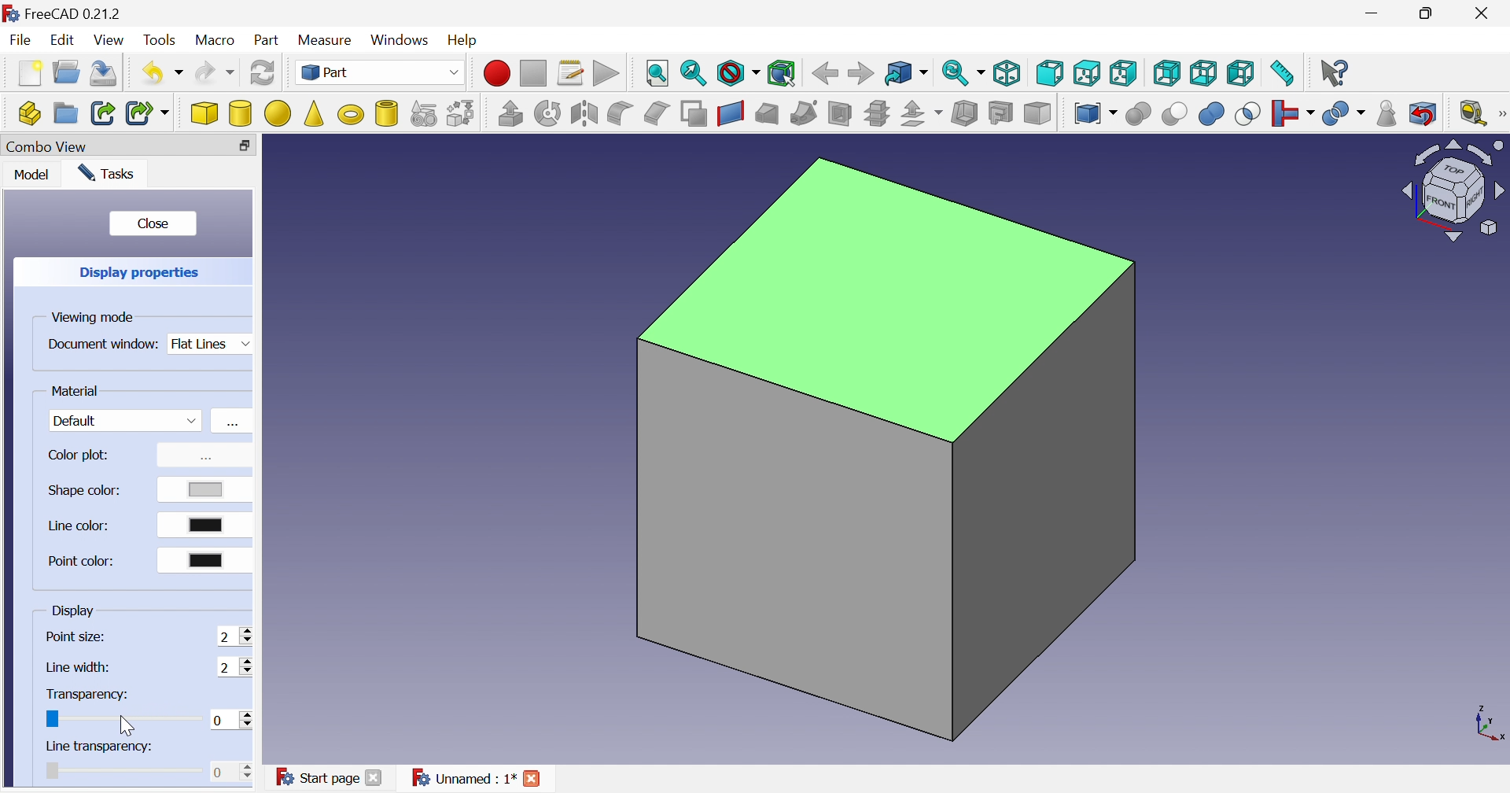  Describe the element at coordinates (1501, 112) in the screenshot. I see `[Measure]` at that location.